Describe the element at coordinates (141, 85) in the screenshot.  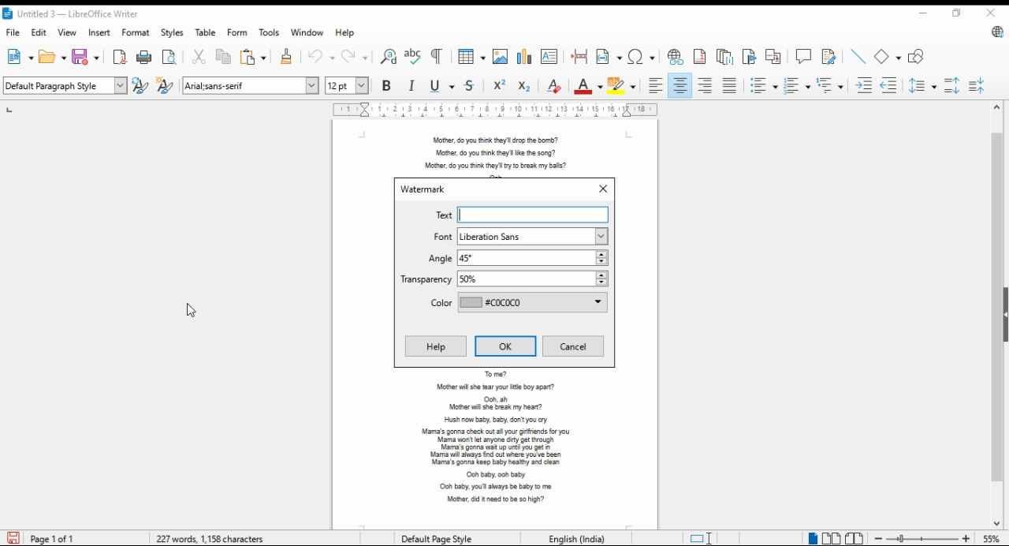
I see `update selected style` at that location.